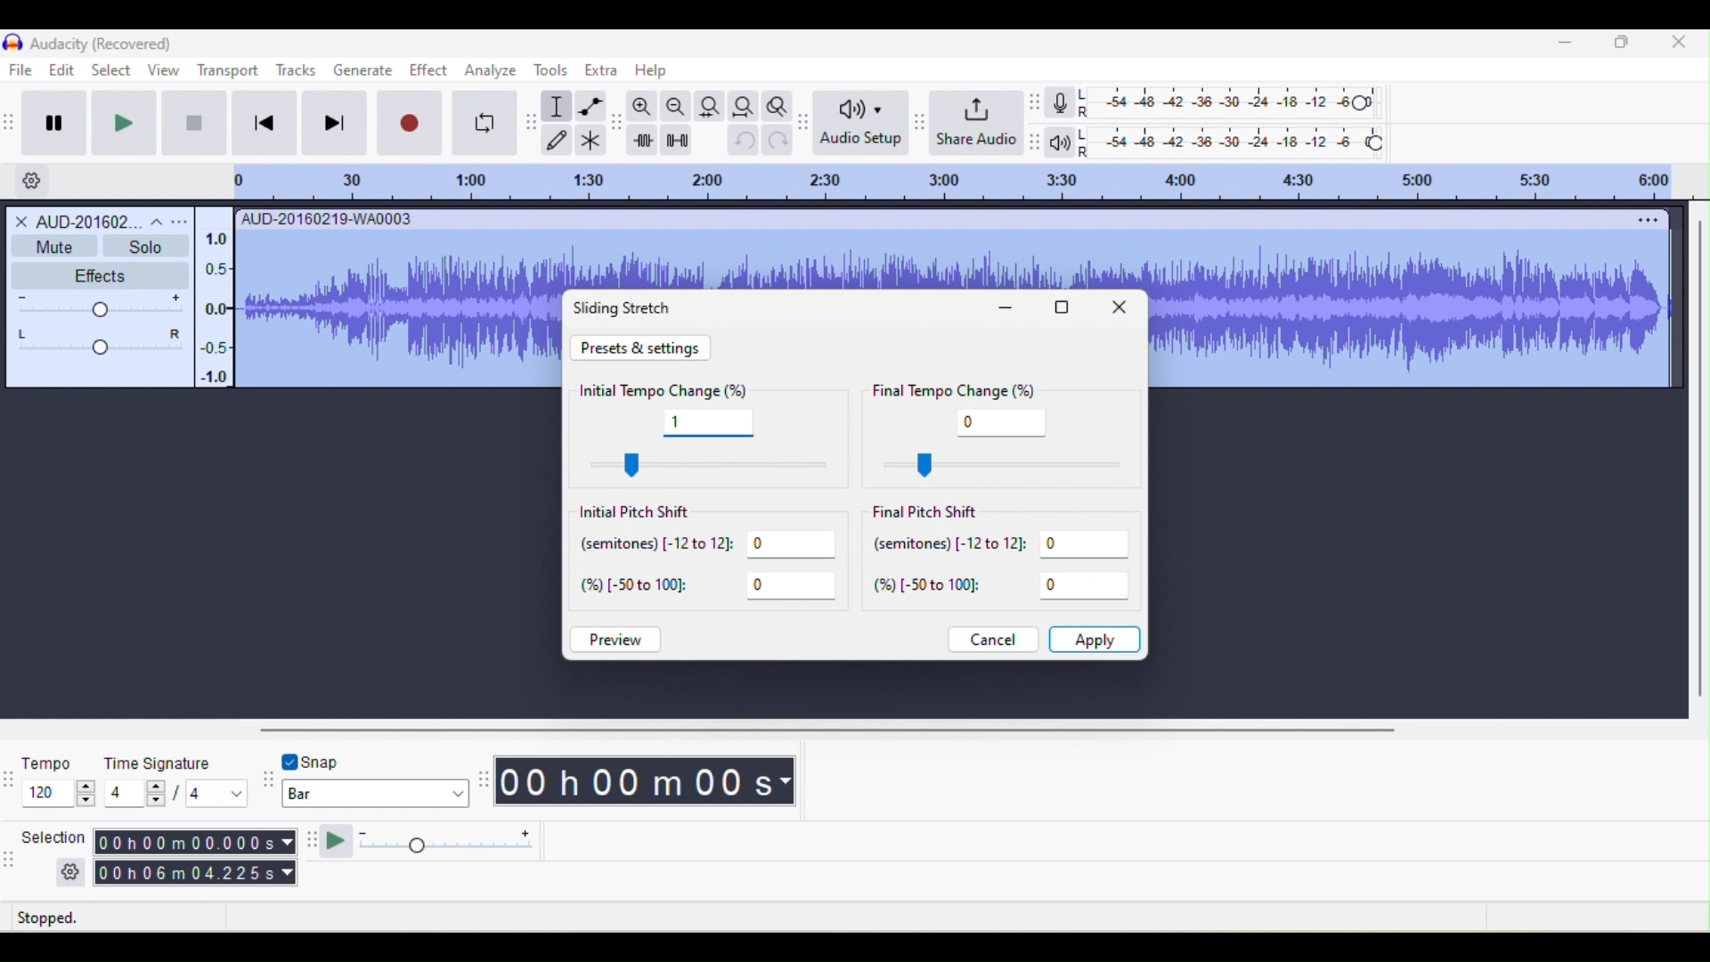 The image size is (1710, 962). I want to click on Vertical scroll bar, so click(1694, 463).